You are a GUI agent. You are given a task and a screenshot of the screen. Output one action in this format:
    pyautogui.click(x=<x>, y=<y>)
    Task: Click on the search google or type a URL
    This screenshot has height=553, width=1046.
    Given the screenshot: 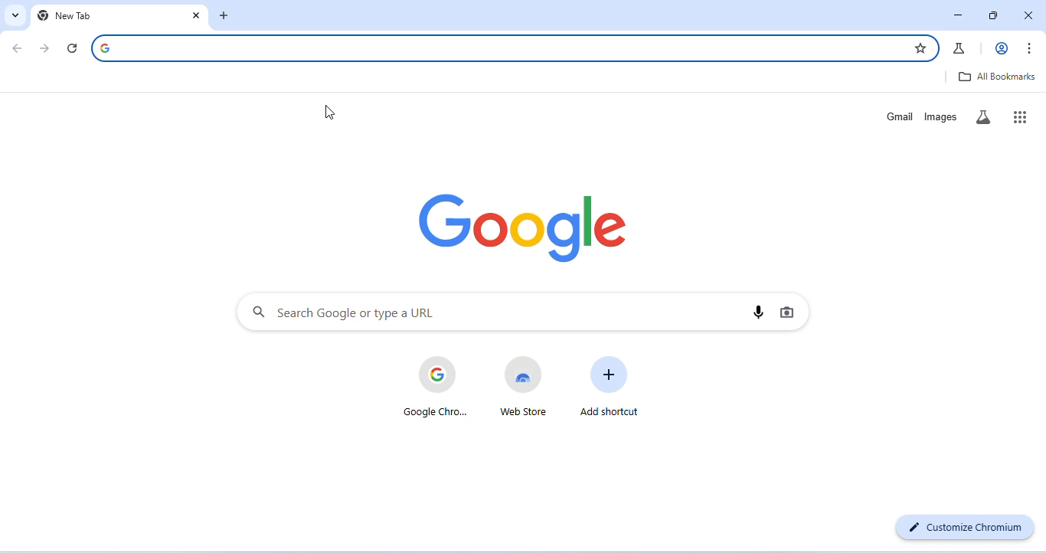 What is the action you would take?
    pyautogui.click(x=343, y=312)
    